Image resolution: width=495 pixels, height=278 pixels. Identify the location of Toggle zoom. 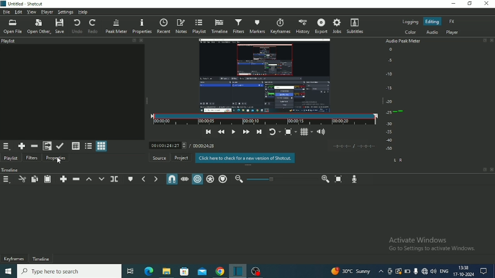
(291, 132).